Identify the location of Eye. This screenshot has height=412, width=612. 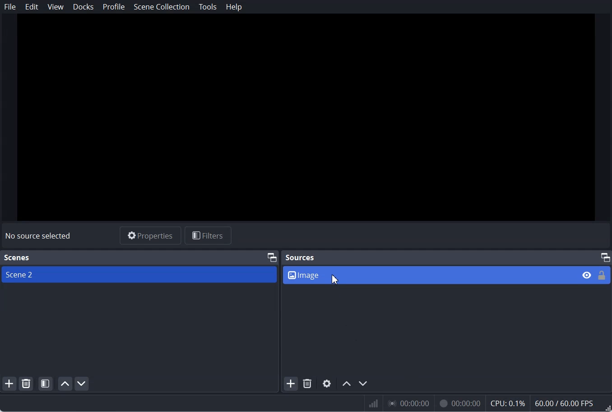
(587, 275).